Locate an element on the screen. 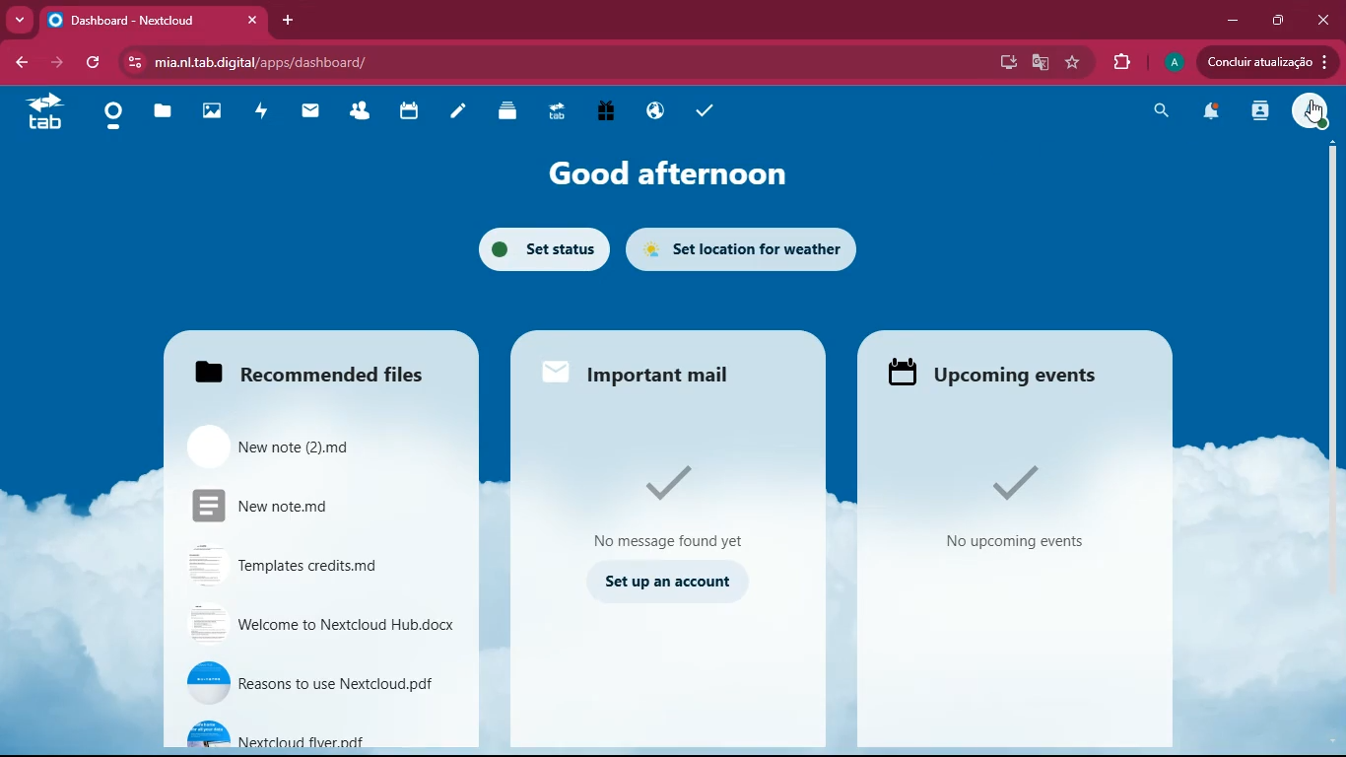 The height and width of the screenshot is (757, 1346). events is located at coordinates (1004, 372).